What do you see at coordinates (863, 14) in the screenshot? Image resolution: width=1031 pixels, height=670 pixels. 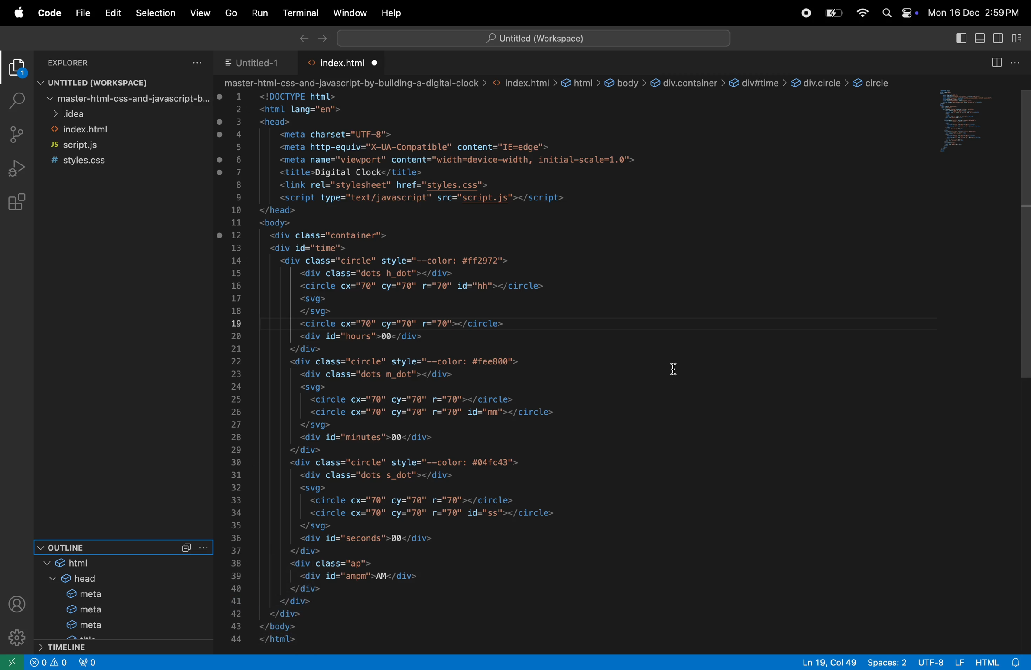 I see `wifi` at bounding box center [863, 14].